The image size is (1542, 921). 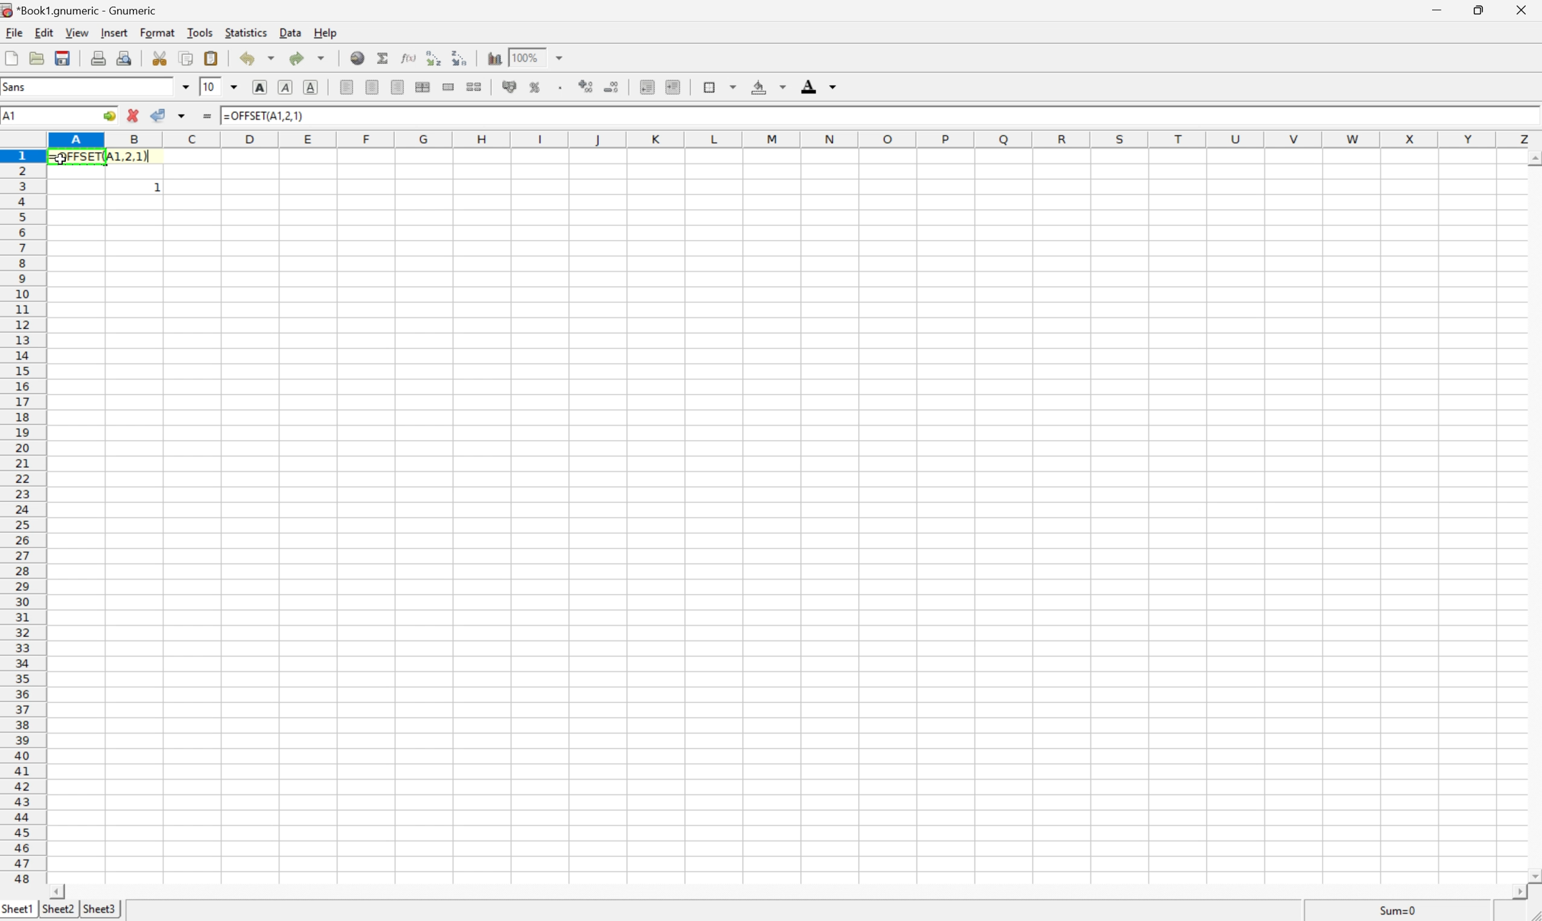 What do you see at coordinates (65, 61) in the screenshot?
I see `save the current workbook` at bounding box center [65, 61].